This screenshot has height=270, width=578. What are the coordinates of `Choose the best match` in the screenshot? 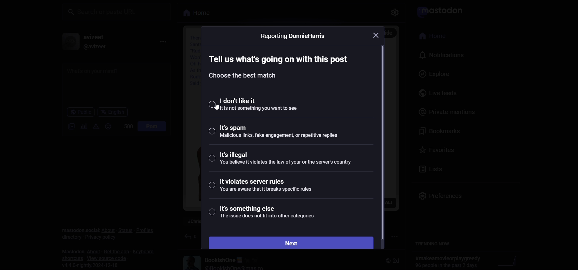 It's located at (244, 77).